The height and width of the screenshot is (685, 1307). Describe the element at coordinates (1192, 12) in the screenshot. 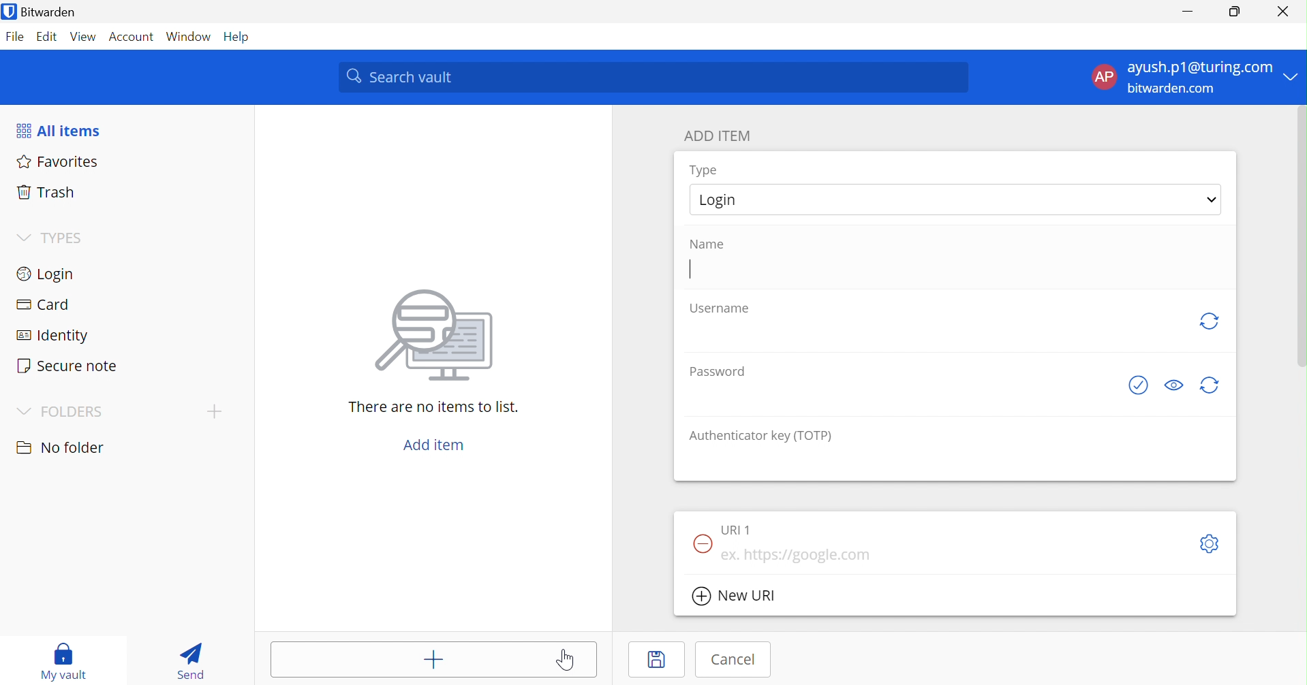

I see `Minimize` at that location.